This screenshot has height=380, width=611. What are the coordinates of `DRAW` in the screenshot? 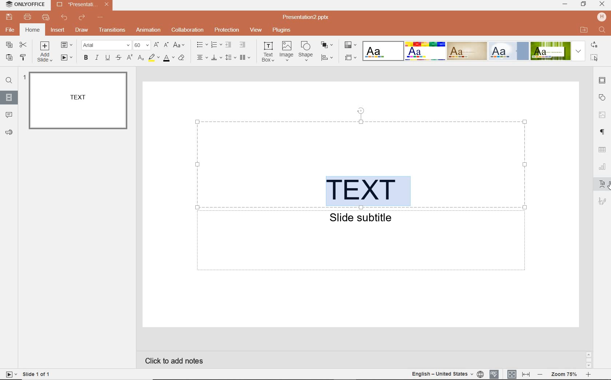 It's located at (80, 31).